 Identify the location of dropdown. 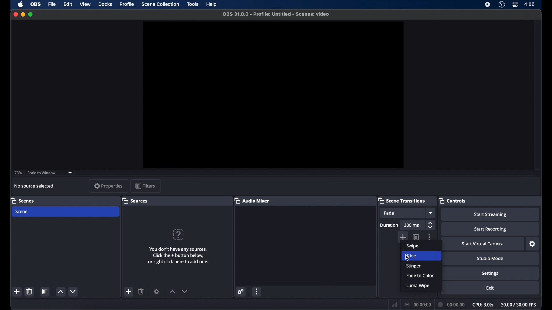
(71, 173).